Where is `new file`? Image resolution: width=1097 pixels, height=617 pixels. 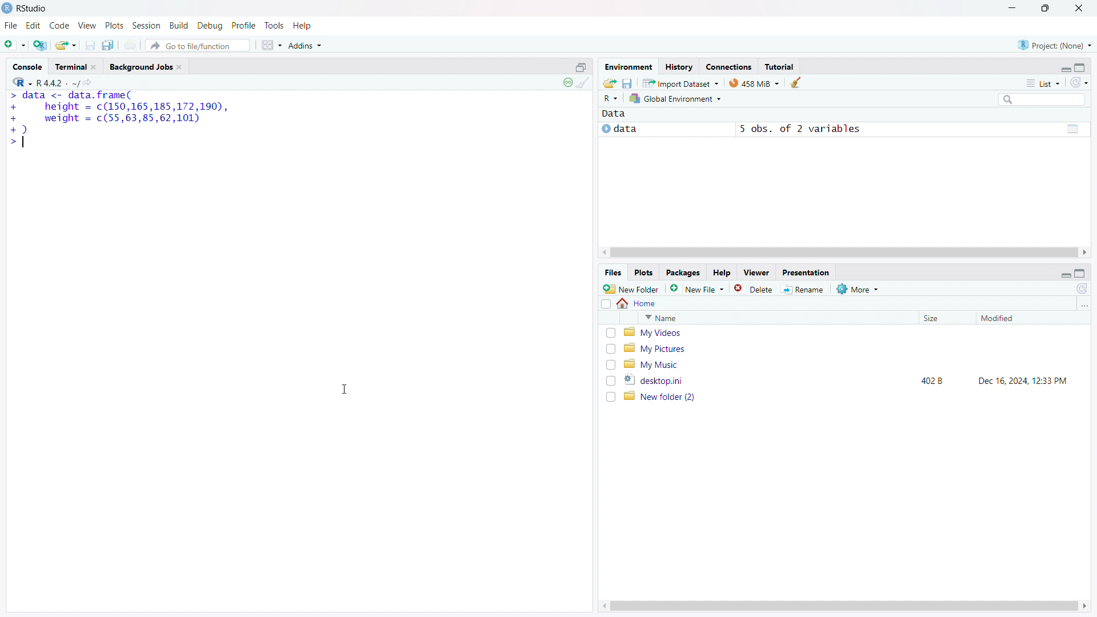 new file is located at coordinates (15, 43).